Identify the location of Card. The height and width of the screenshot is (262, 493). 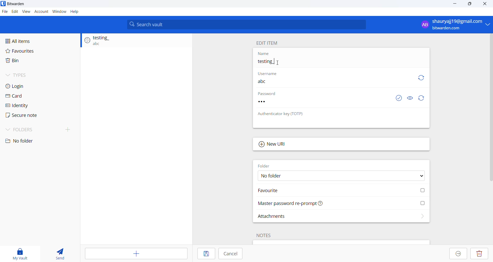
(35, 96).